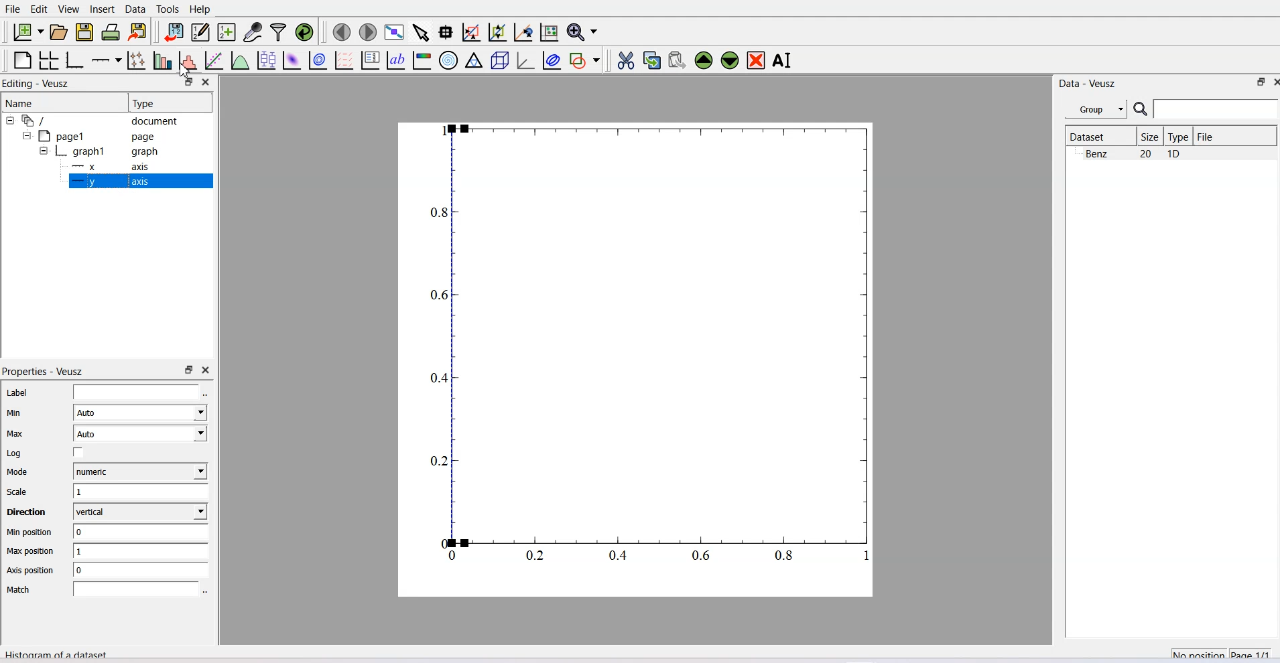 The image size is (1280, 663). I want to click on Editing - Veusz, so click(38, 82).